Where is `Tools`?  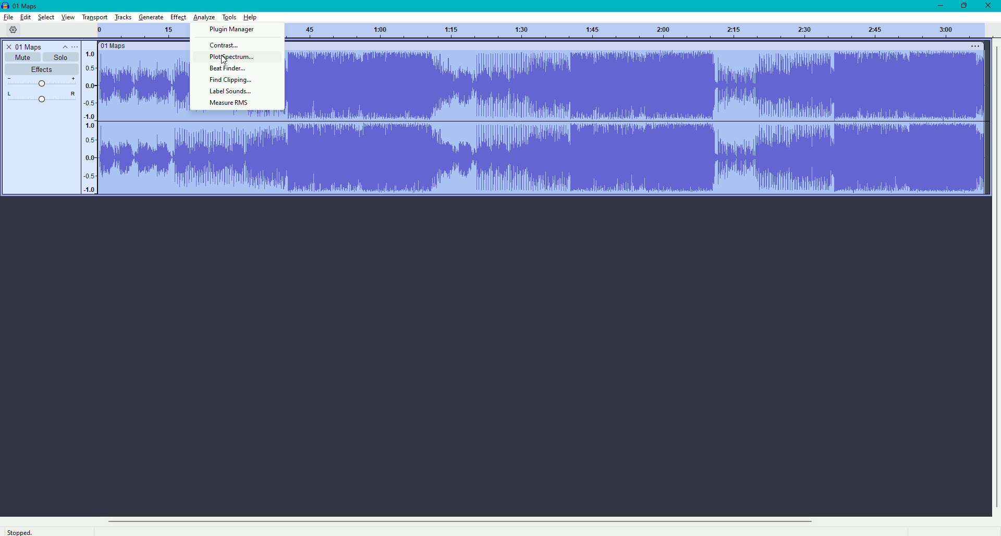 Tools is located at coordinates (228, 17).